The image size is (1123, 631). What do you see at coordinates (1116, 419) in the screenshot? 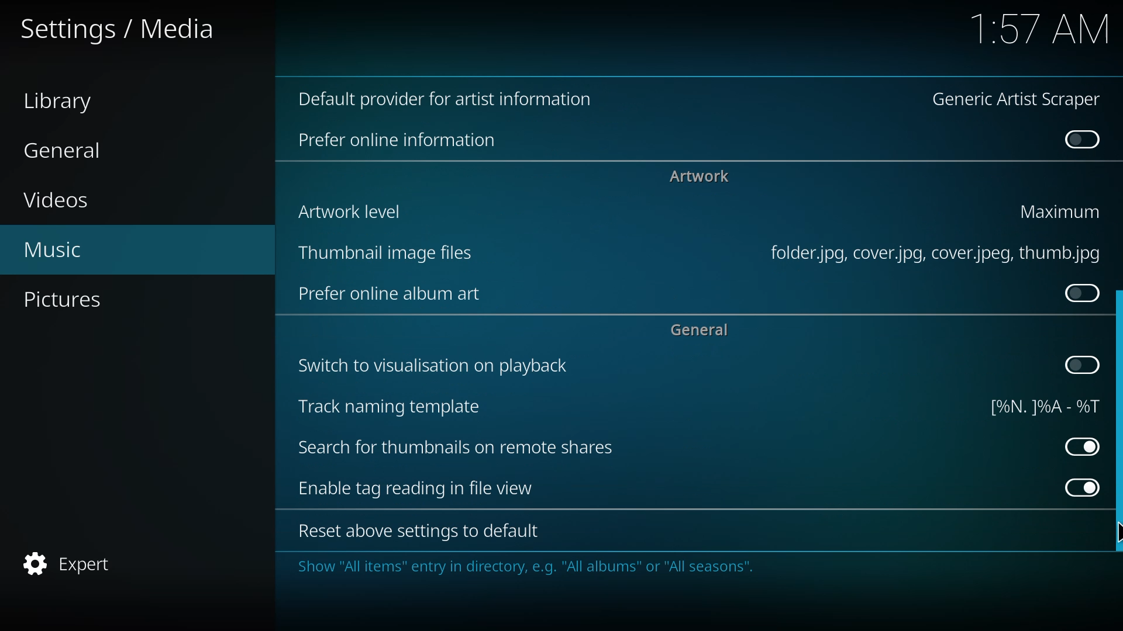
I see `scroll bar` at bounding box center [1116, 419].